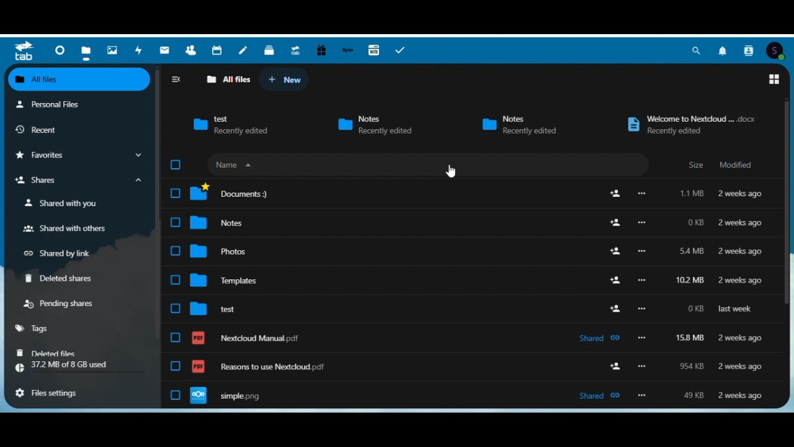 This screenshot has height=447, width=794. Describe the element at coordinates (157, 204) in the screenshot. I see `Vertical scrollbar` at that location.